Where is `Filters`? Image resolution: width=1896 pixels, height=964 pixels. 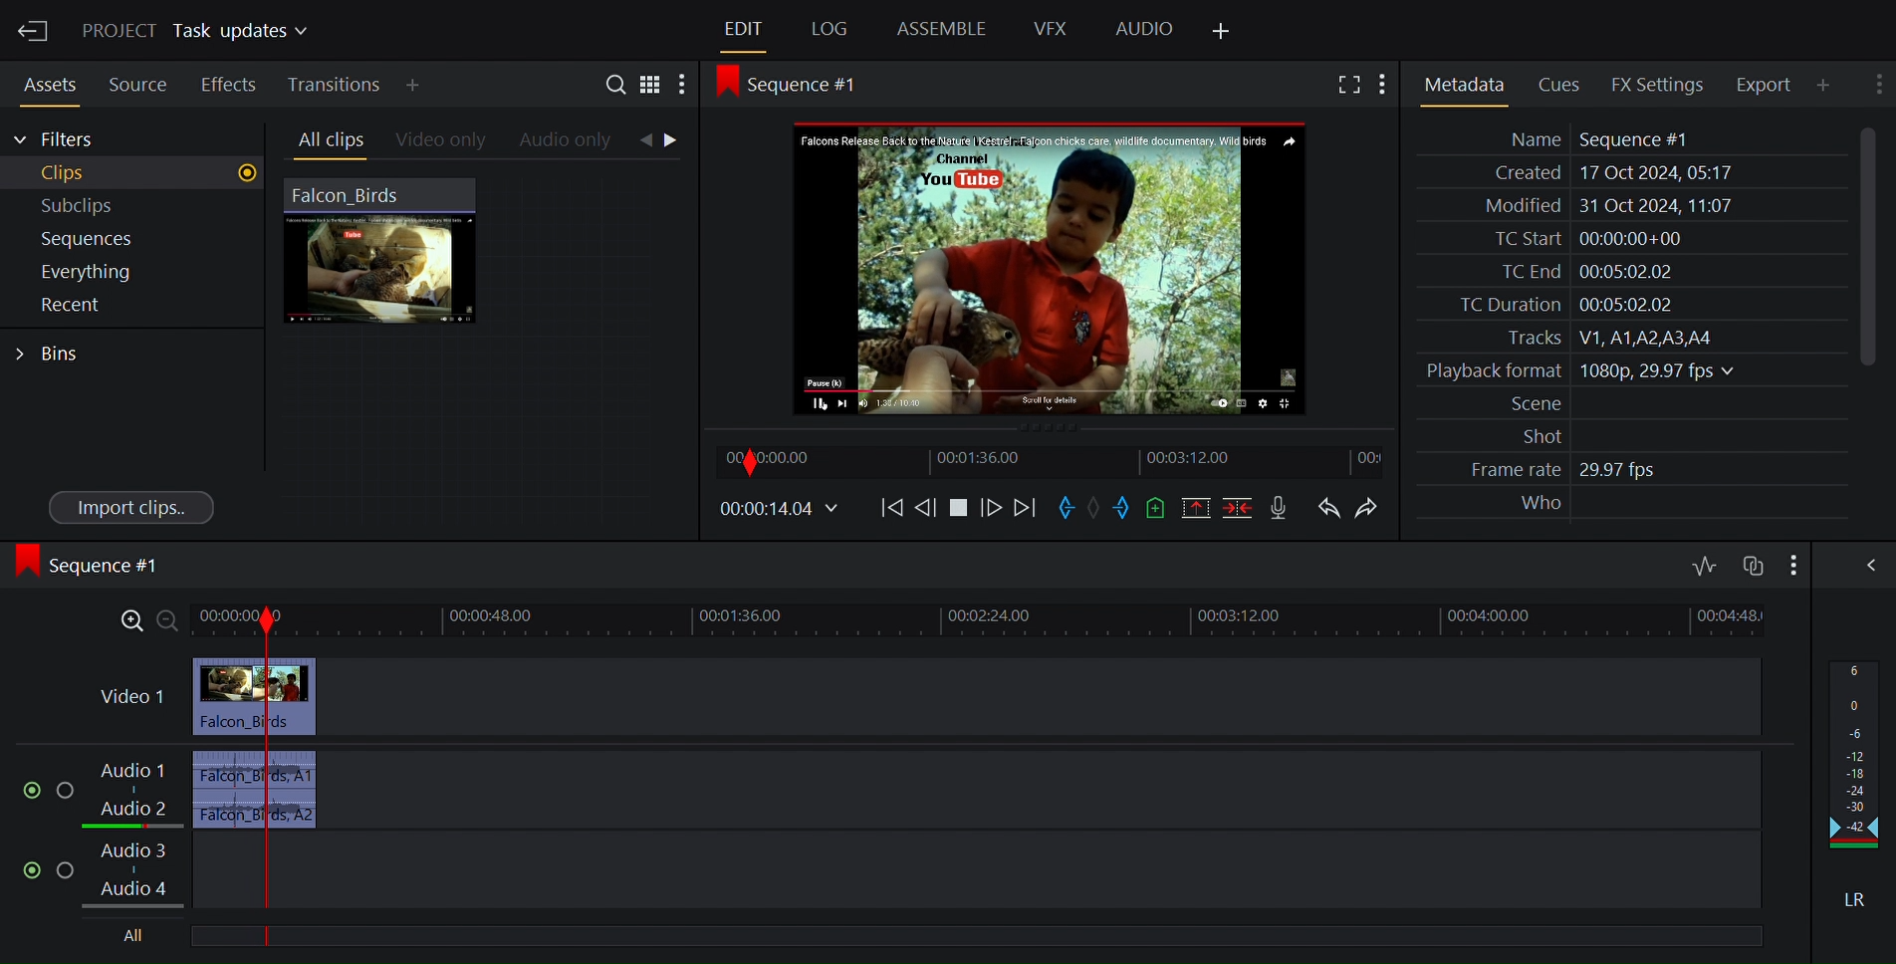
Filters is located at coordinates (57, 140).